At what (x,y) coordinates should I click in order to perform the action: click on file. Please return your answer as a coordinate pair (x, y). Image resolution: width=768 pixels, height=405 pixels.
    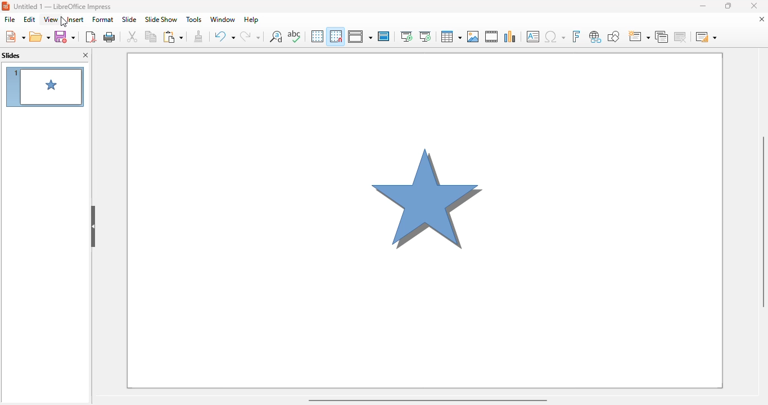
    Looking at the image, I should click on (10, 19).